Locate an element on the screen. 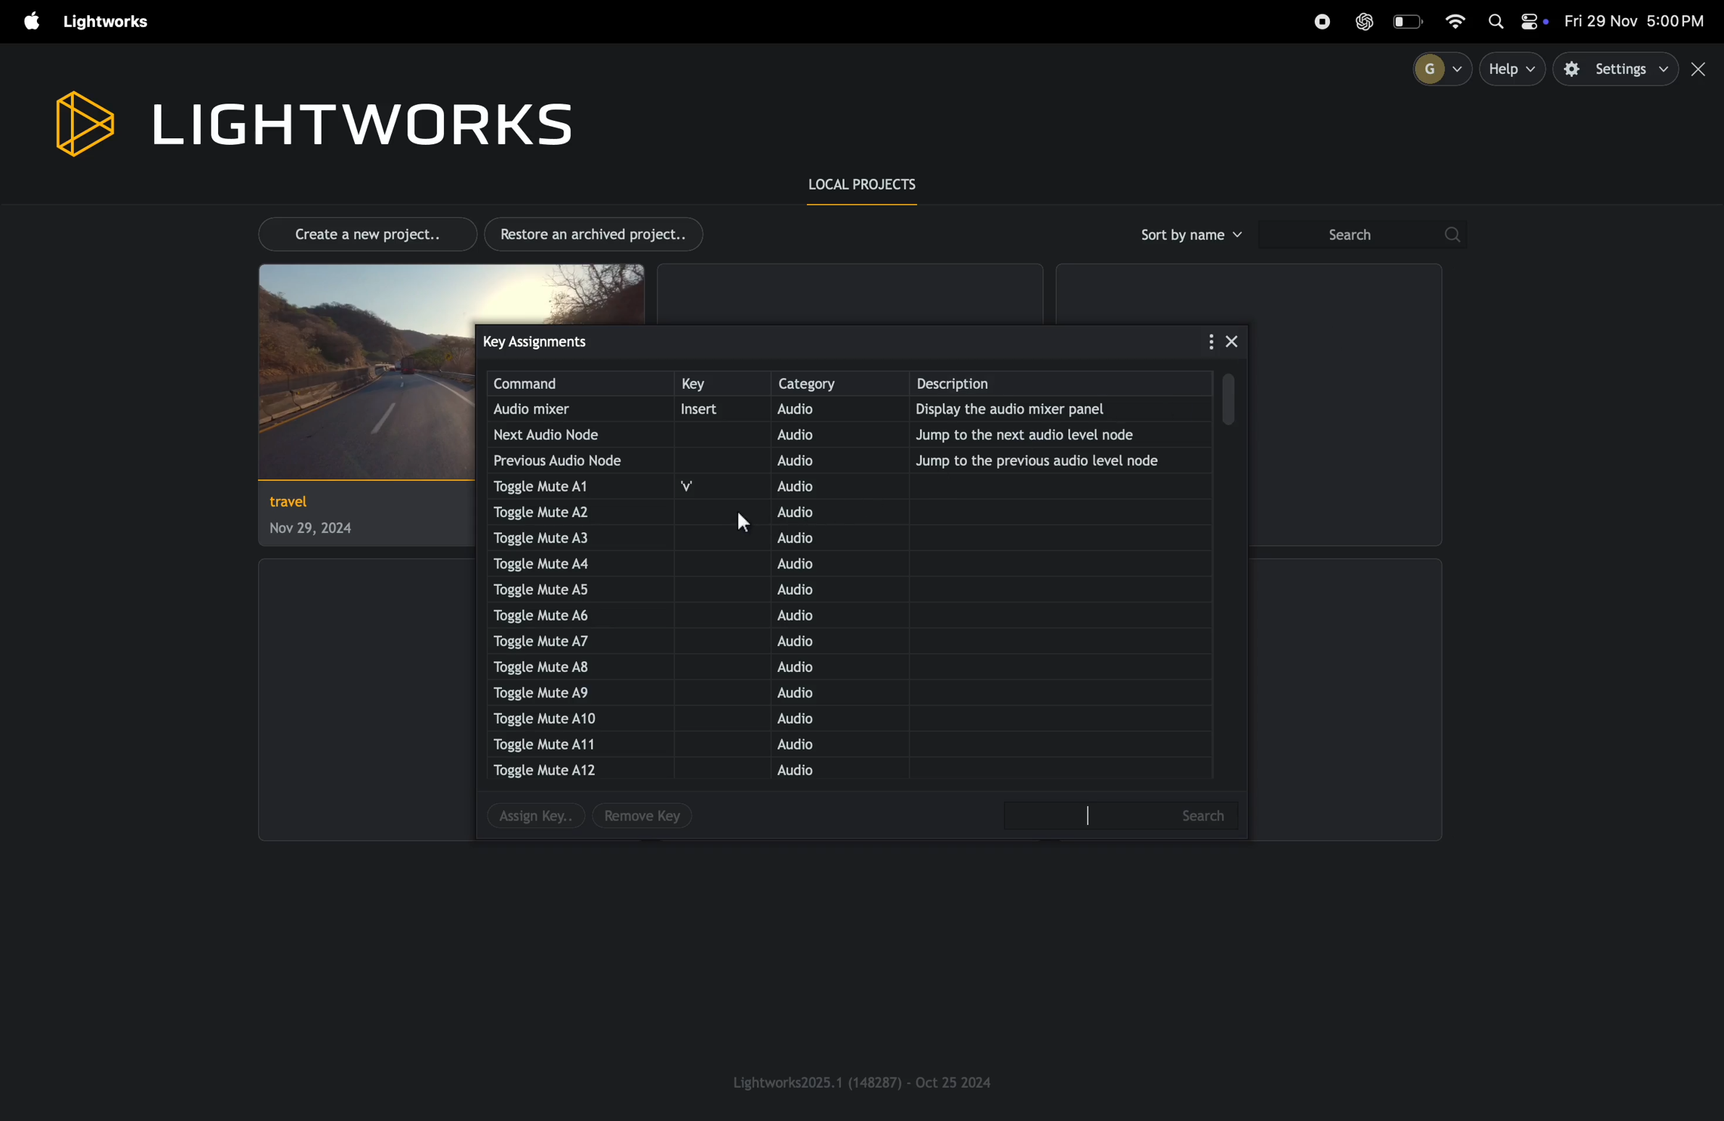 The height and width of the screenshot is (1121, 1724). options is located at coordinates (1202, 342).